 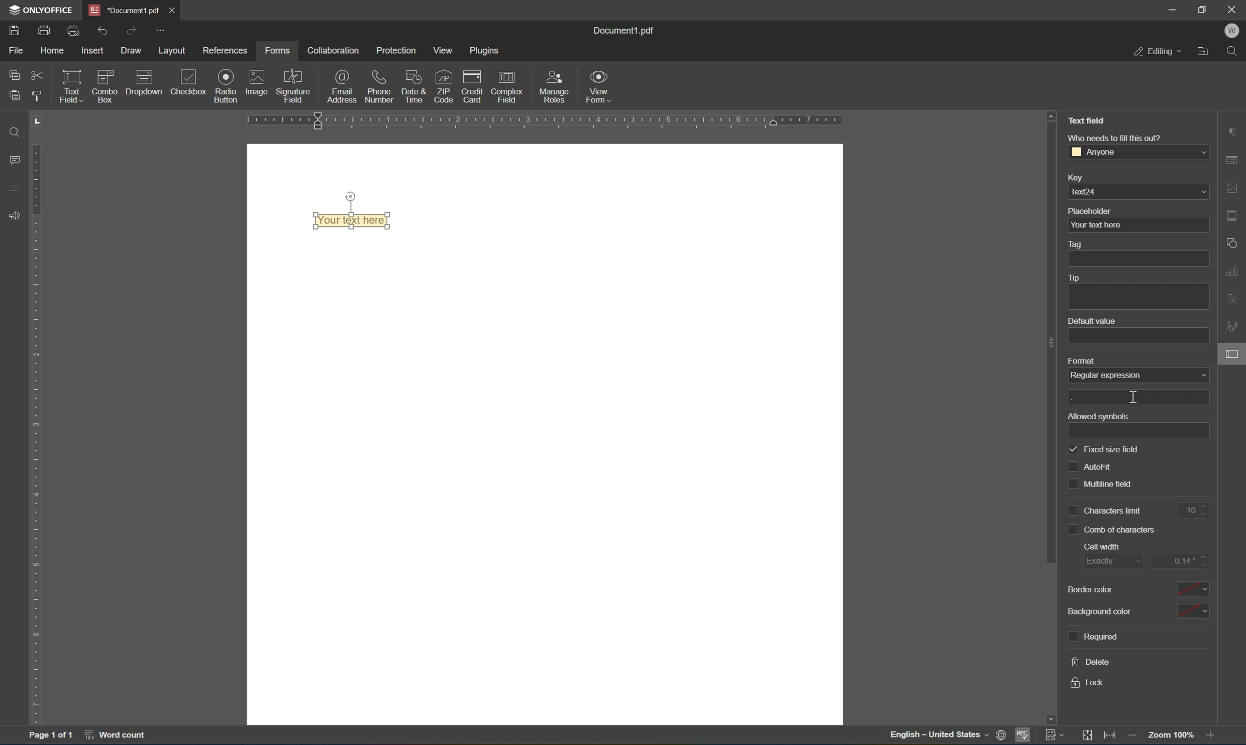 What do you see at coordinates (227, 85) in the screenshot?
I see `radio button` at bounding box center [227, 85].